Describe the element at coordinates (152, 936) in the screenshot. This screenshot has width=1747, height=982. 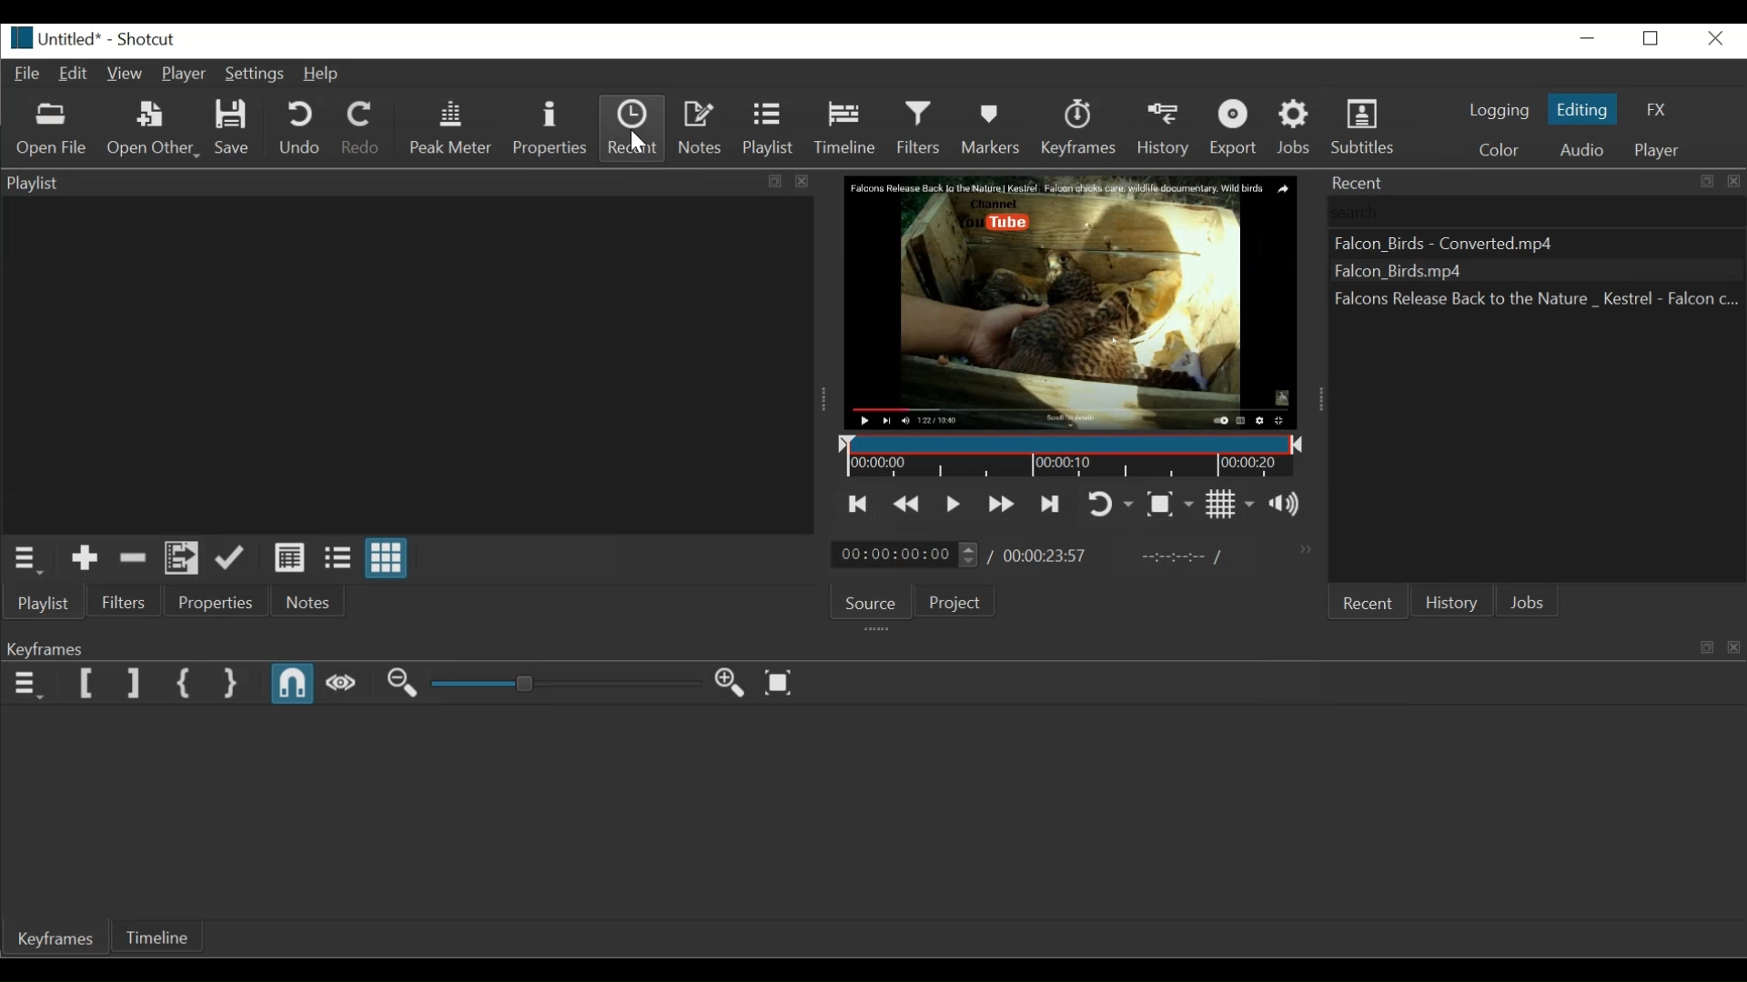
I see `Timeline` at that location.